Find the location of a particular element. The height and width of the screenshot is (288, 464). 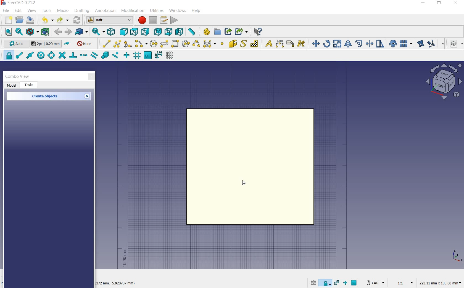

toggle grid is located at coordinates (313, 282).